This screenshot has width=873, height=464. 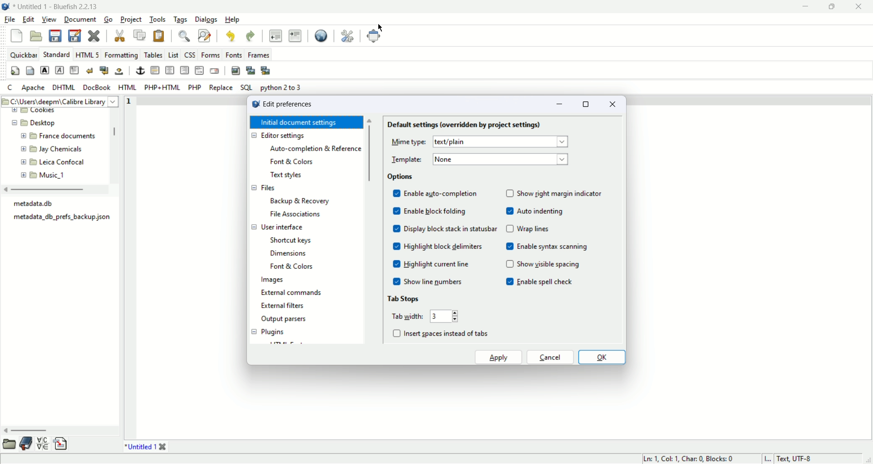 I want to click on Text styles, so click(x=292, y=175).